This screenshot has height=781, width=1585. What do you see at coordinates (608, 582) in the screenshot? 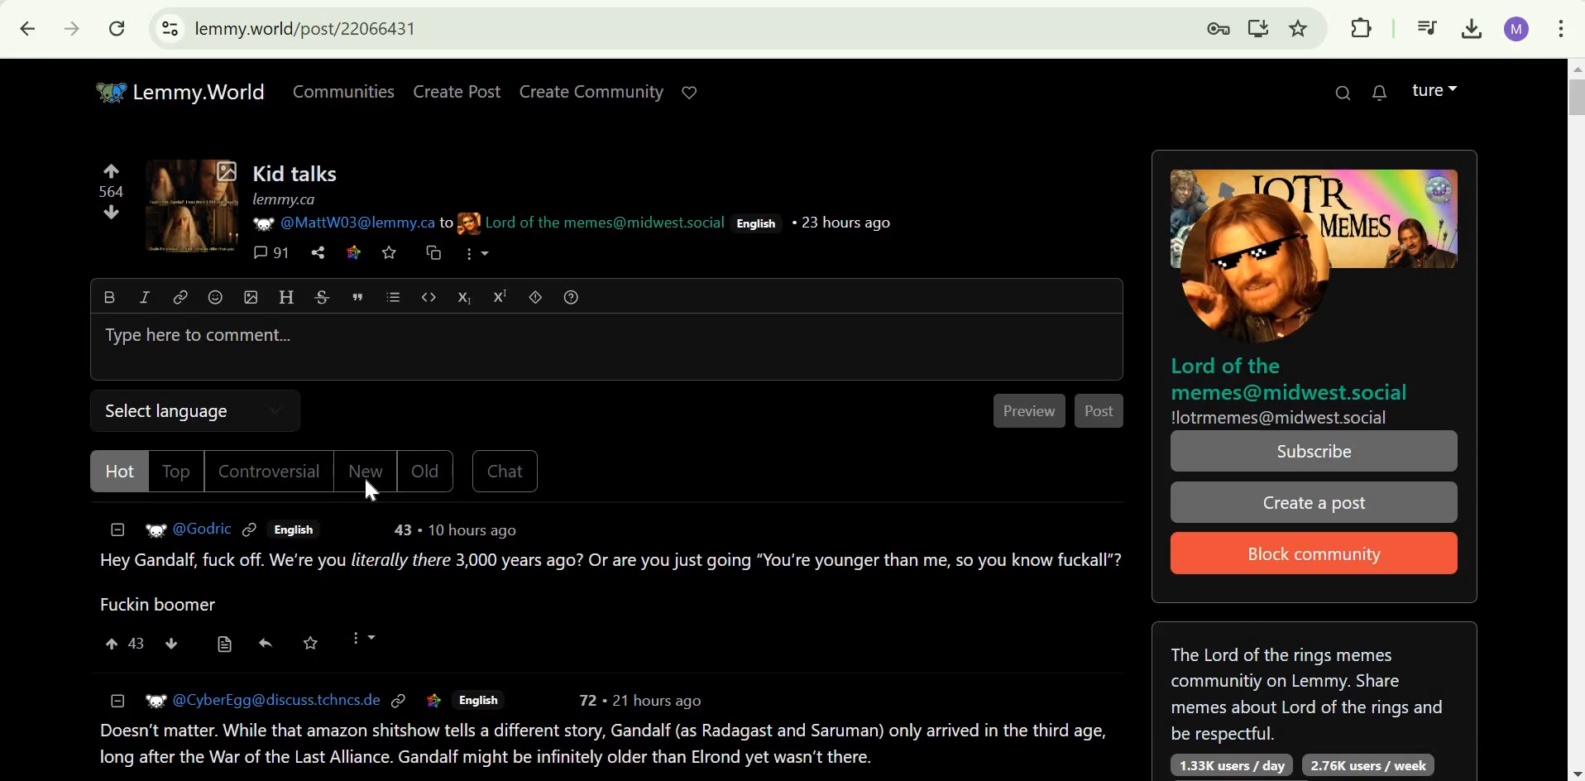
I see `Comment` at bounding box center [608, 582].